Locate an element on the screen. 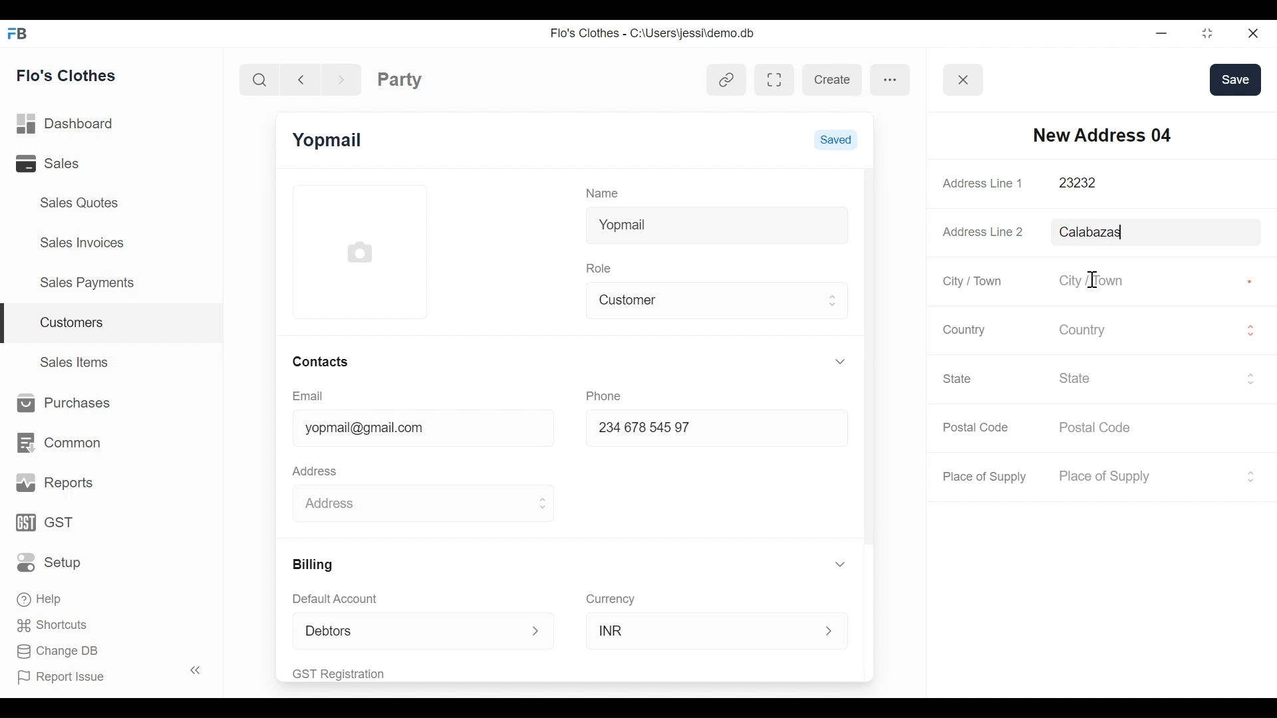 The height and width of the screenshot is (718, 1277). Contacts is located at coordinates (319, 361).